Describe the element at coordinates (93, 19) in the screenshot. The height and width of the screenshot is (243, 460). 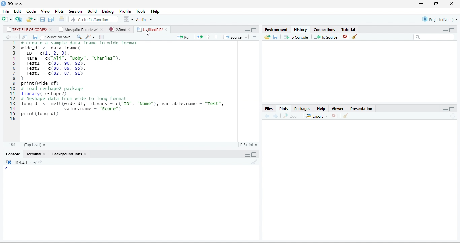
I see `search file` at that location.